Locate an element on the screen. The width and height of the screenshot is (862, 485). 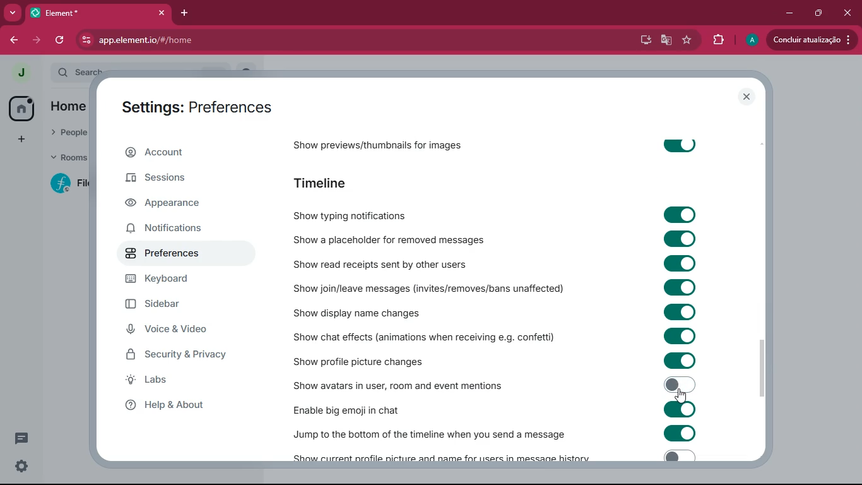
desktop is located at coordinates (644, 40).